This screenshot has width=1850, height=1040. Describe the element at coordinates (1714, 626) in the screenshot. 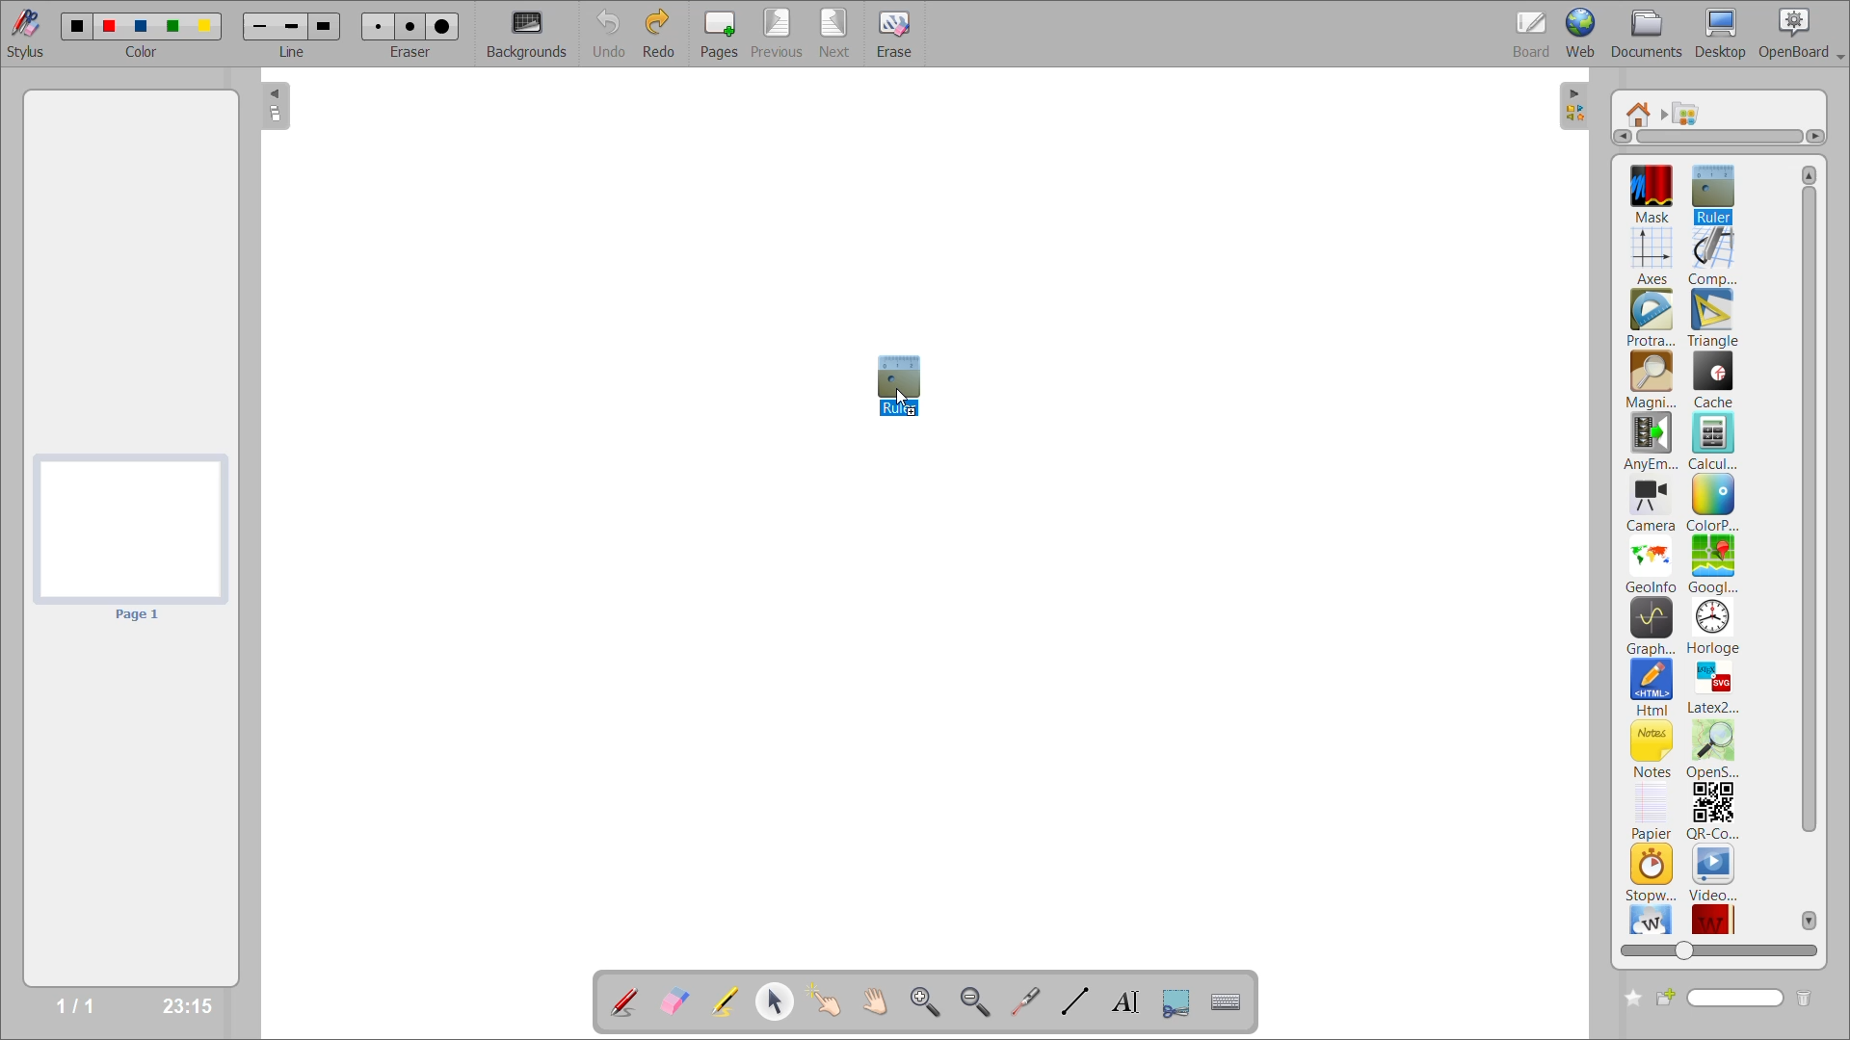

I see `horloge` at that location.